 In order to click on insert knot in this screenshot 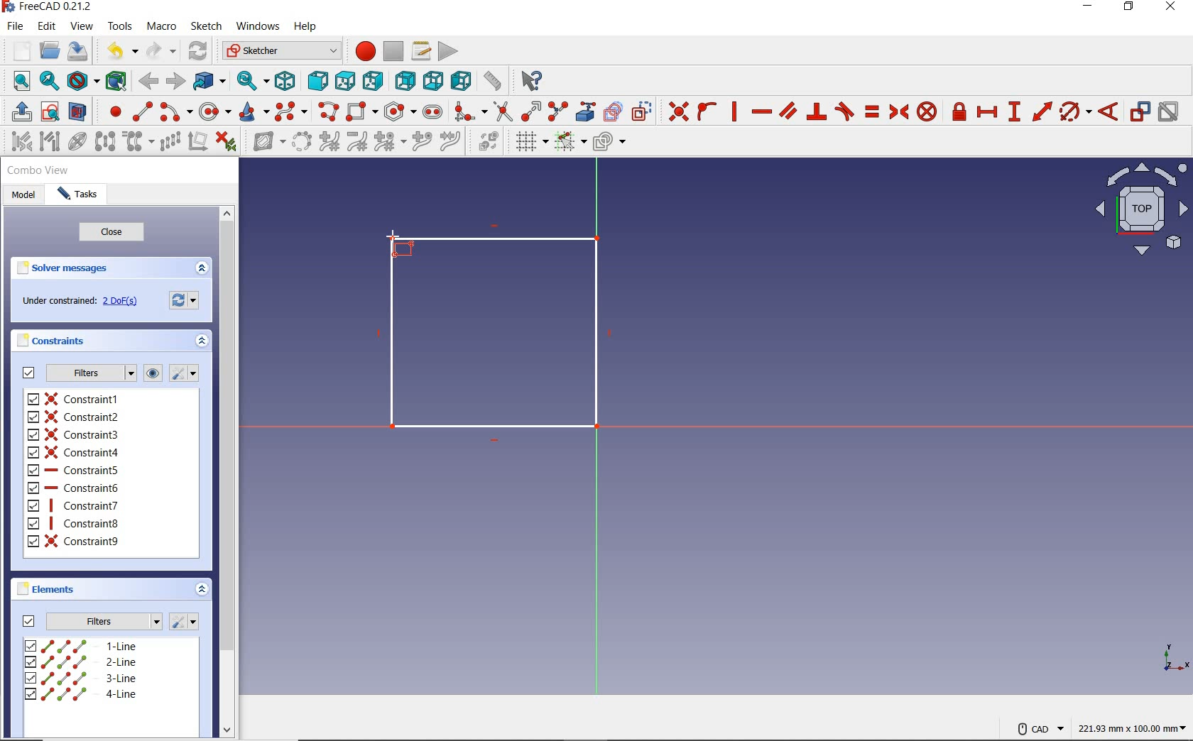, I will do `click(423, 143)`.